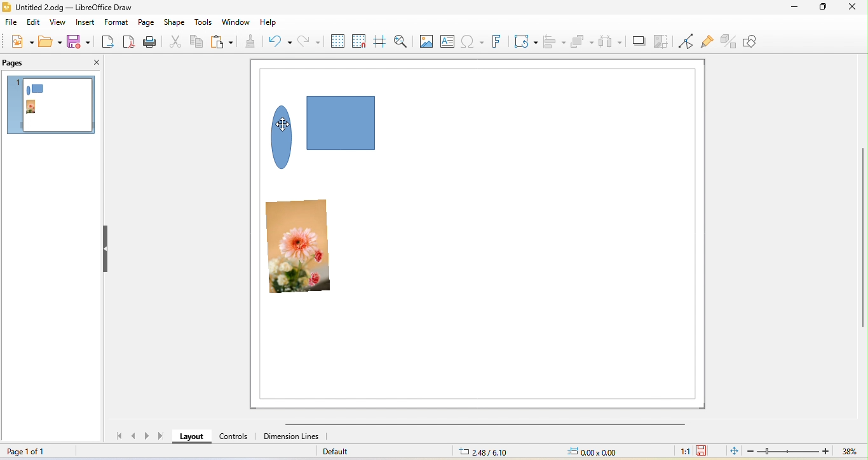  I want to click on zoom and pan, so click(405, 39).